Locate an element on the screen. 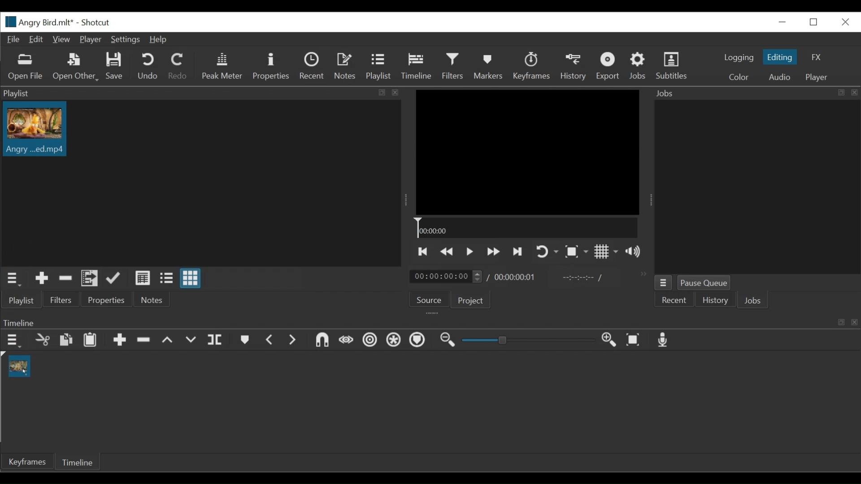 This screenshot has width=861, height=484. Ripple all tracks is located at coordinates (395, 340).